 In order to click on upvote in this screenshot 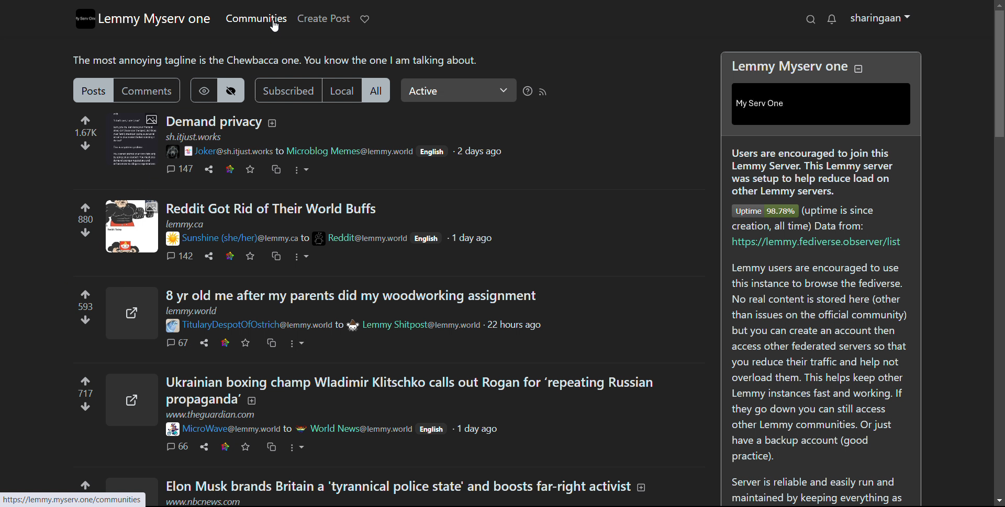, I will do `click(88, 293)`.